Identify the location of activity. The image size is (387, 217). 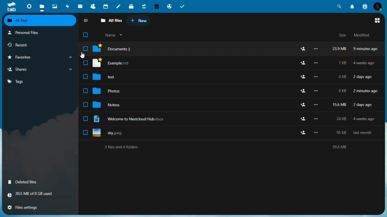
(68, 6).